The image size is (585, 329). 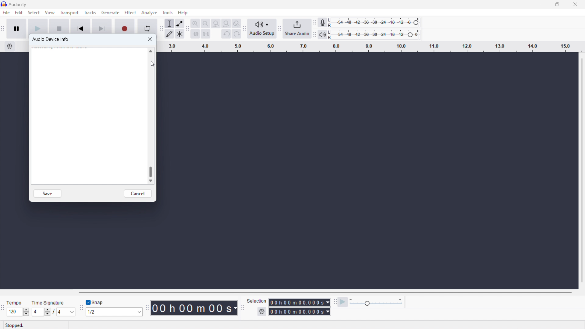 I want to click on edit toolbar, so click(x=188, y=28).